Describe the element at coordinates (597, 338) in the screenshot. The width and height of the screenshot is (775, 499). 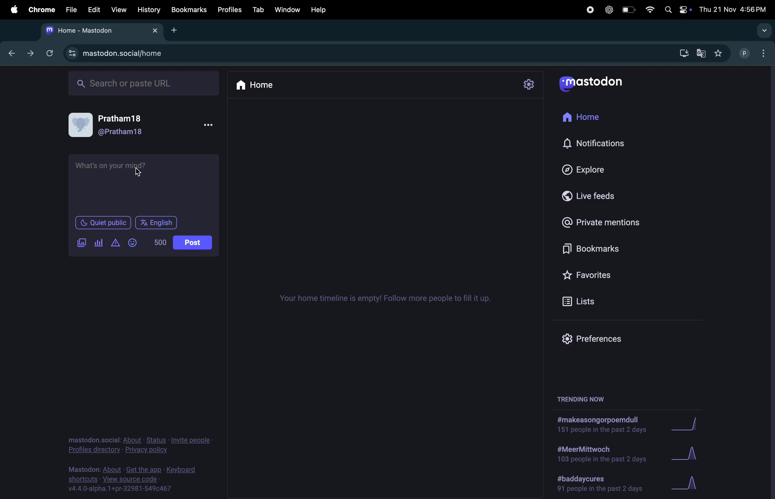
I see `prefrences` at that location.